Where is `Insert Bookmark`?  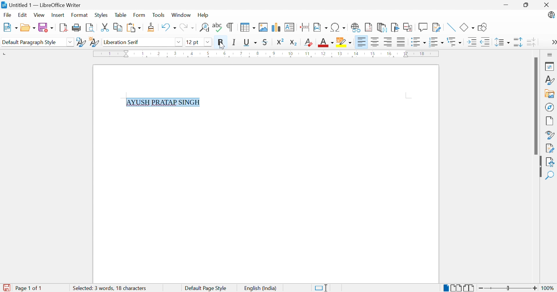
Insert Bookmark is located at coordinates (394, 27).